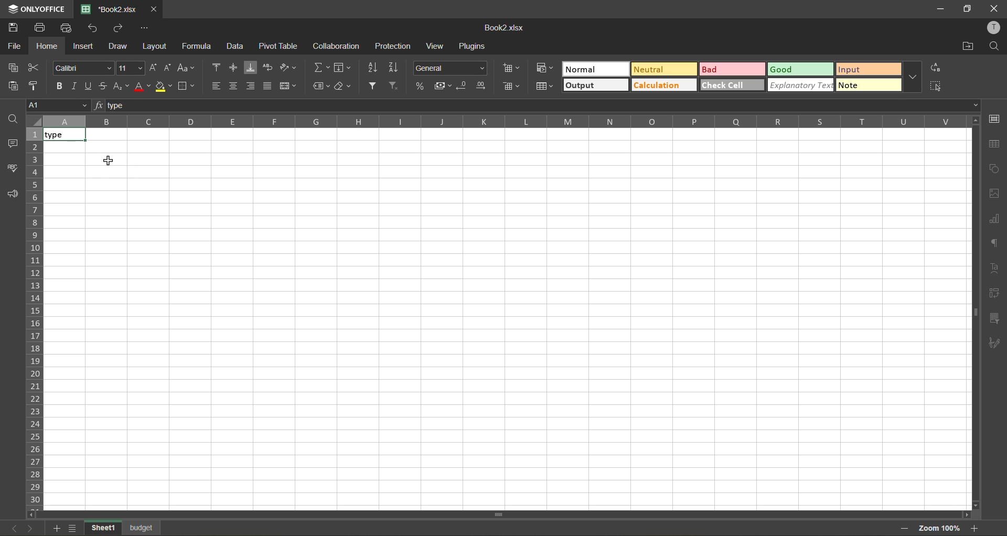 The height and width of the screenshot is (536, 1007). I want to click on previous, so click(15, 528).